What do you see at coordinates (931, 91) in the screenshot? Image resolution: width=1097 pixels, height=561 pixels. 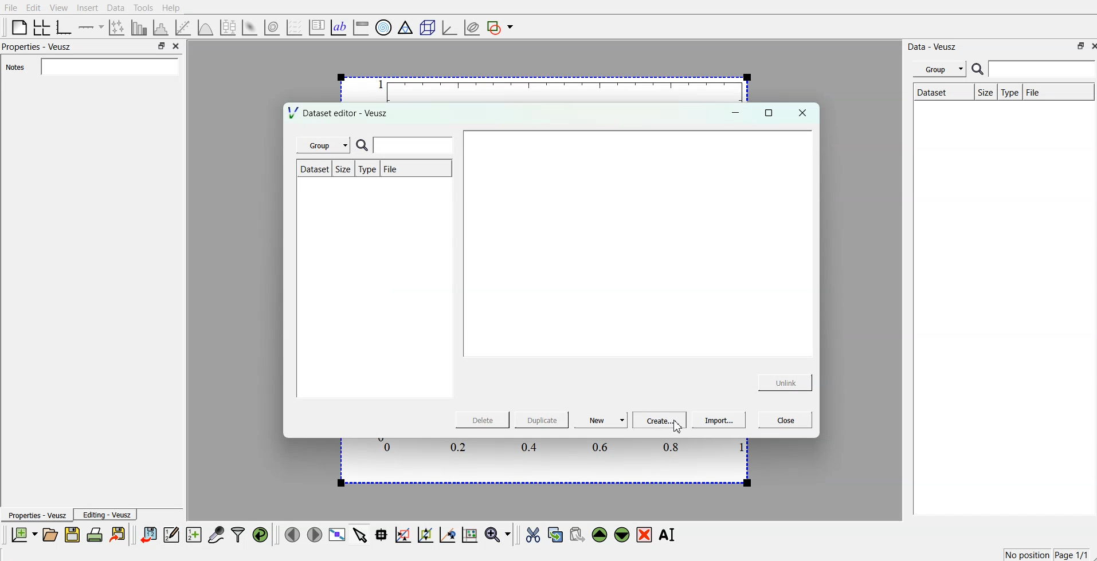 I see `Dataset` at bounding box center [931, 91].